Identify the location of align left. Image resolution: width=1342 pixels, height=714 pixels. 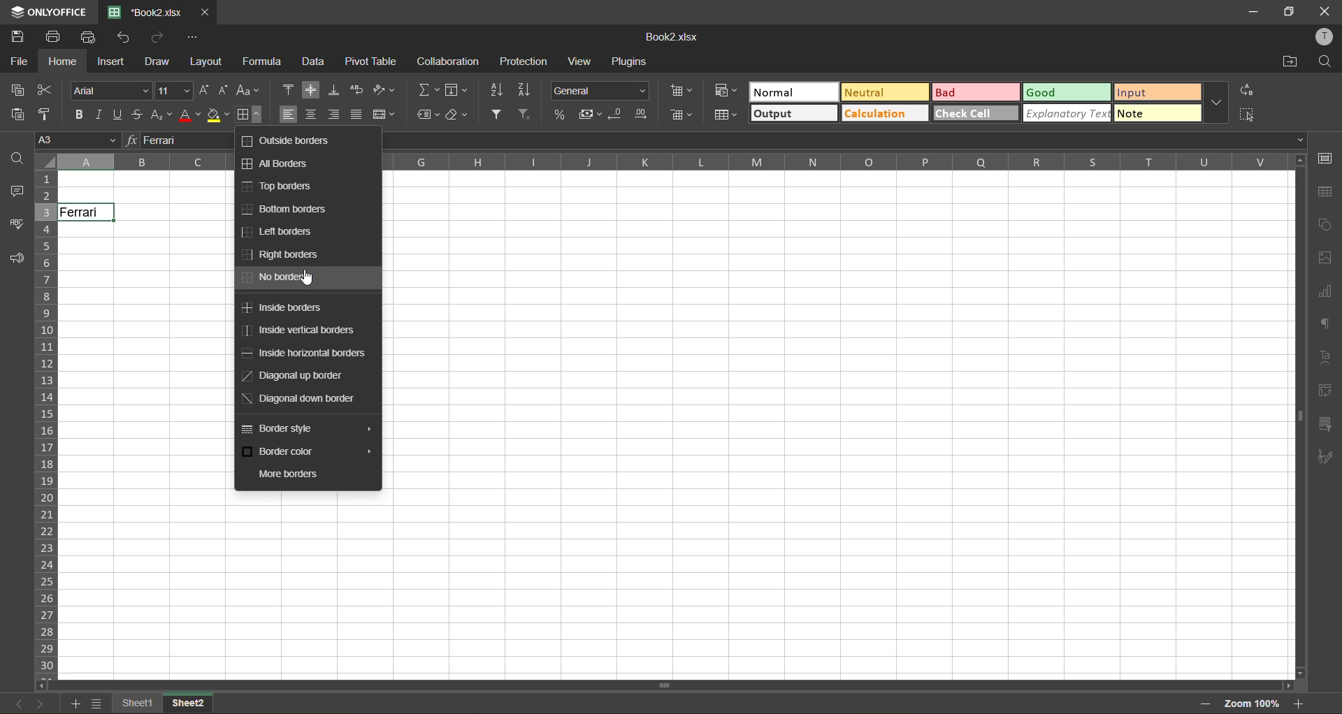
(289, 113).